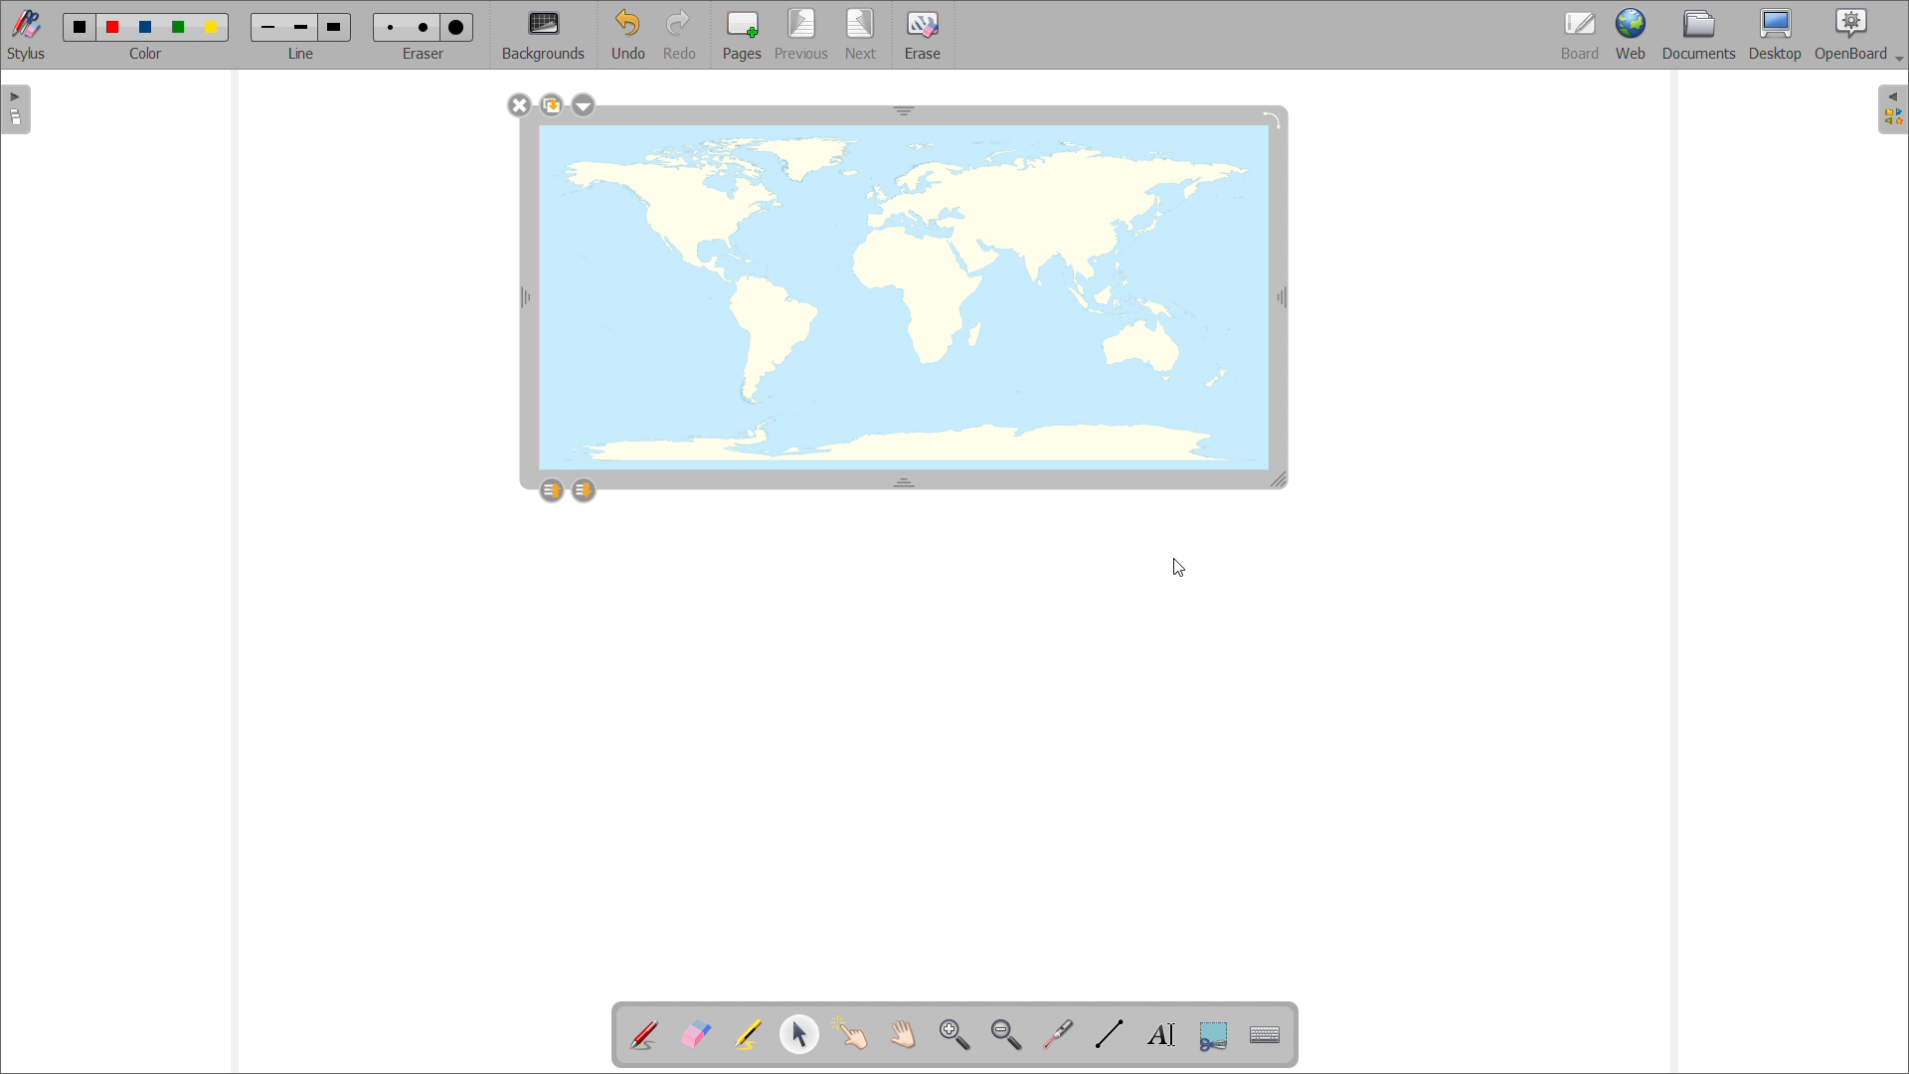 The height and width of the screenshot is (1074, 1909). I want to click on desktop, so click(1776, 36).